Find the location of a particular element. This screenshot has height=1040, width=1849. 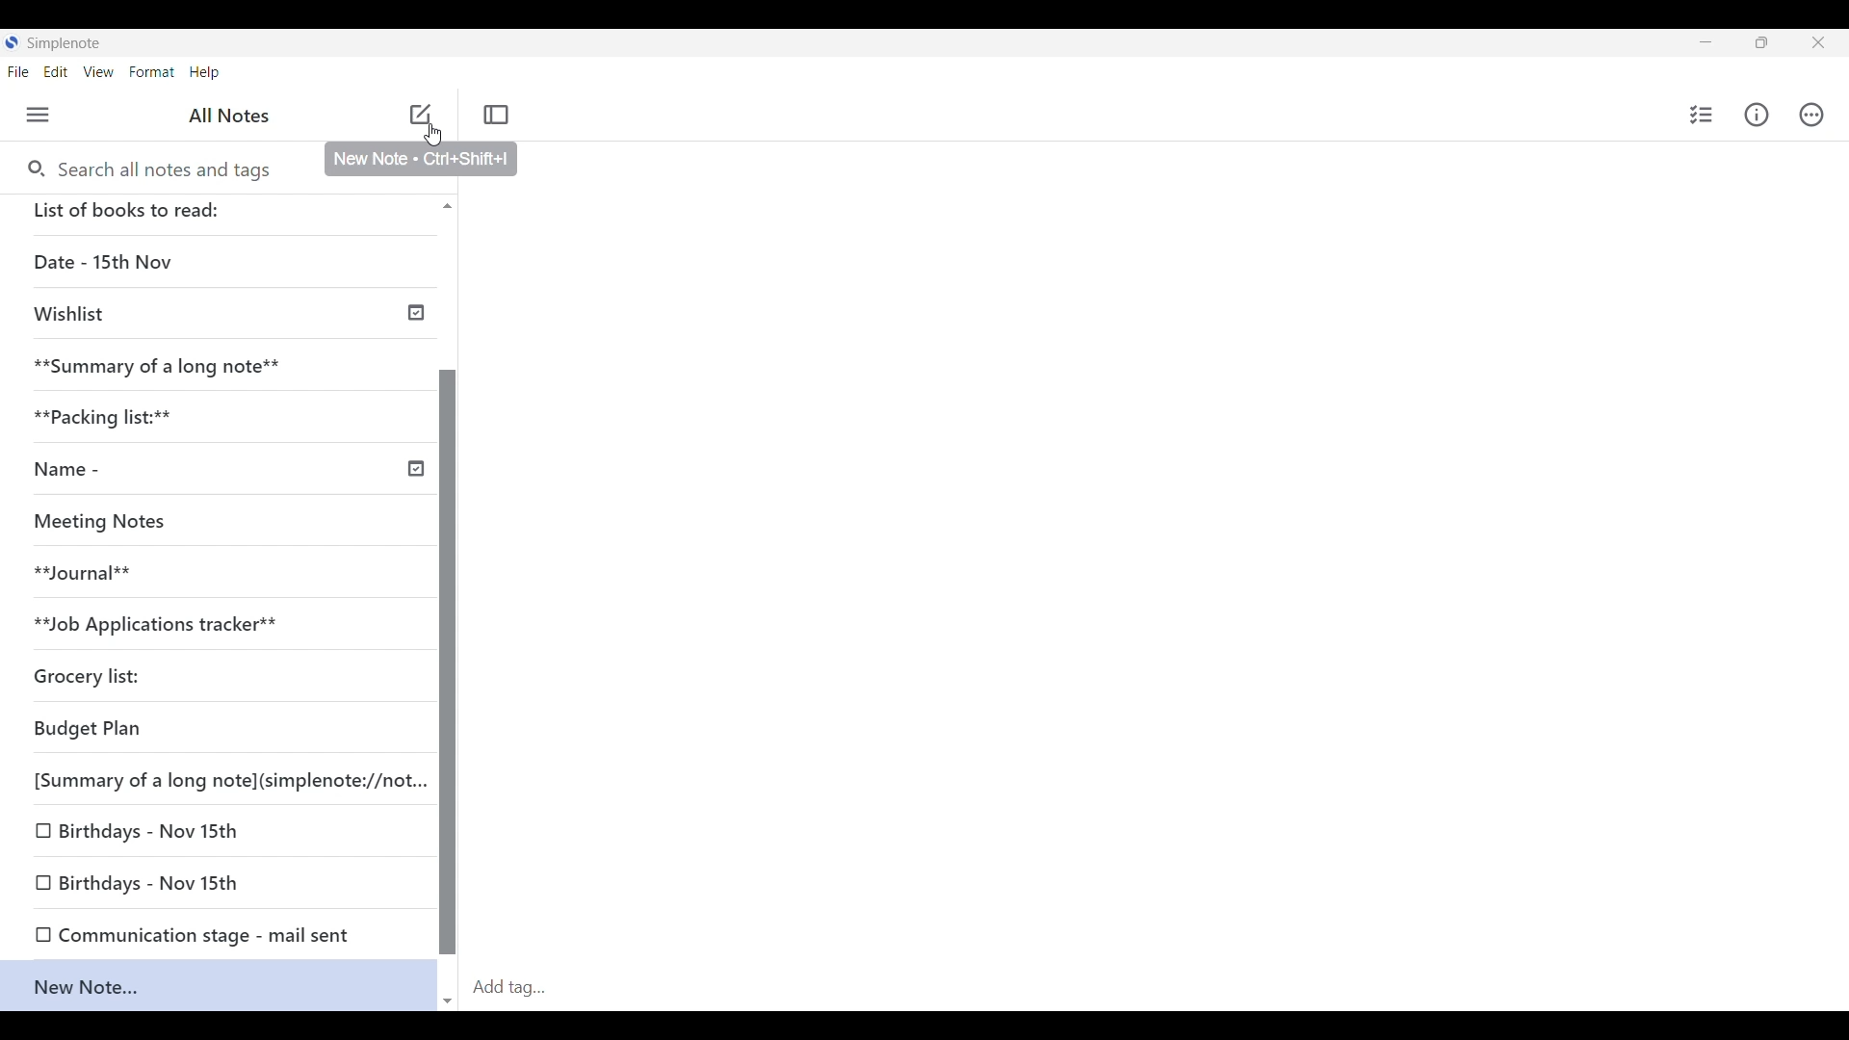

Toggle focus mode is located at coordinates (499, 114).